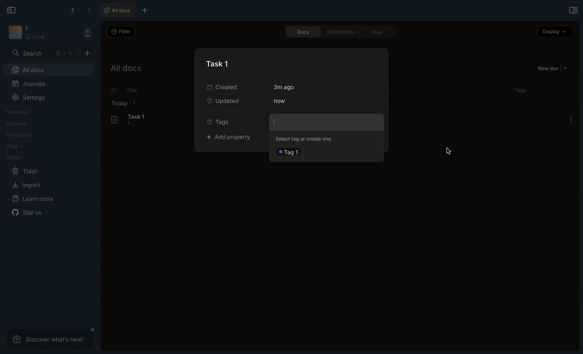  What do you see at coordinates (28, 186) in the screenshot?
I see `Import` at bounding box center [28, 186].